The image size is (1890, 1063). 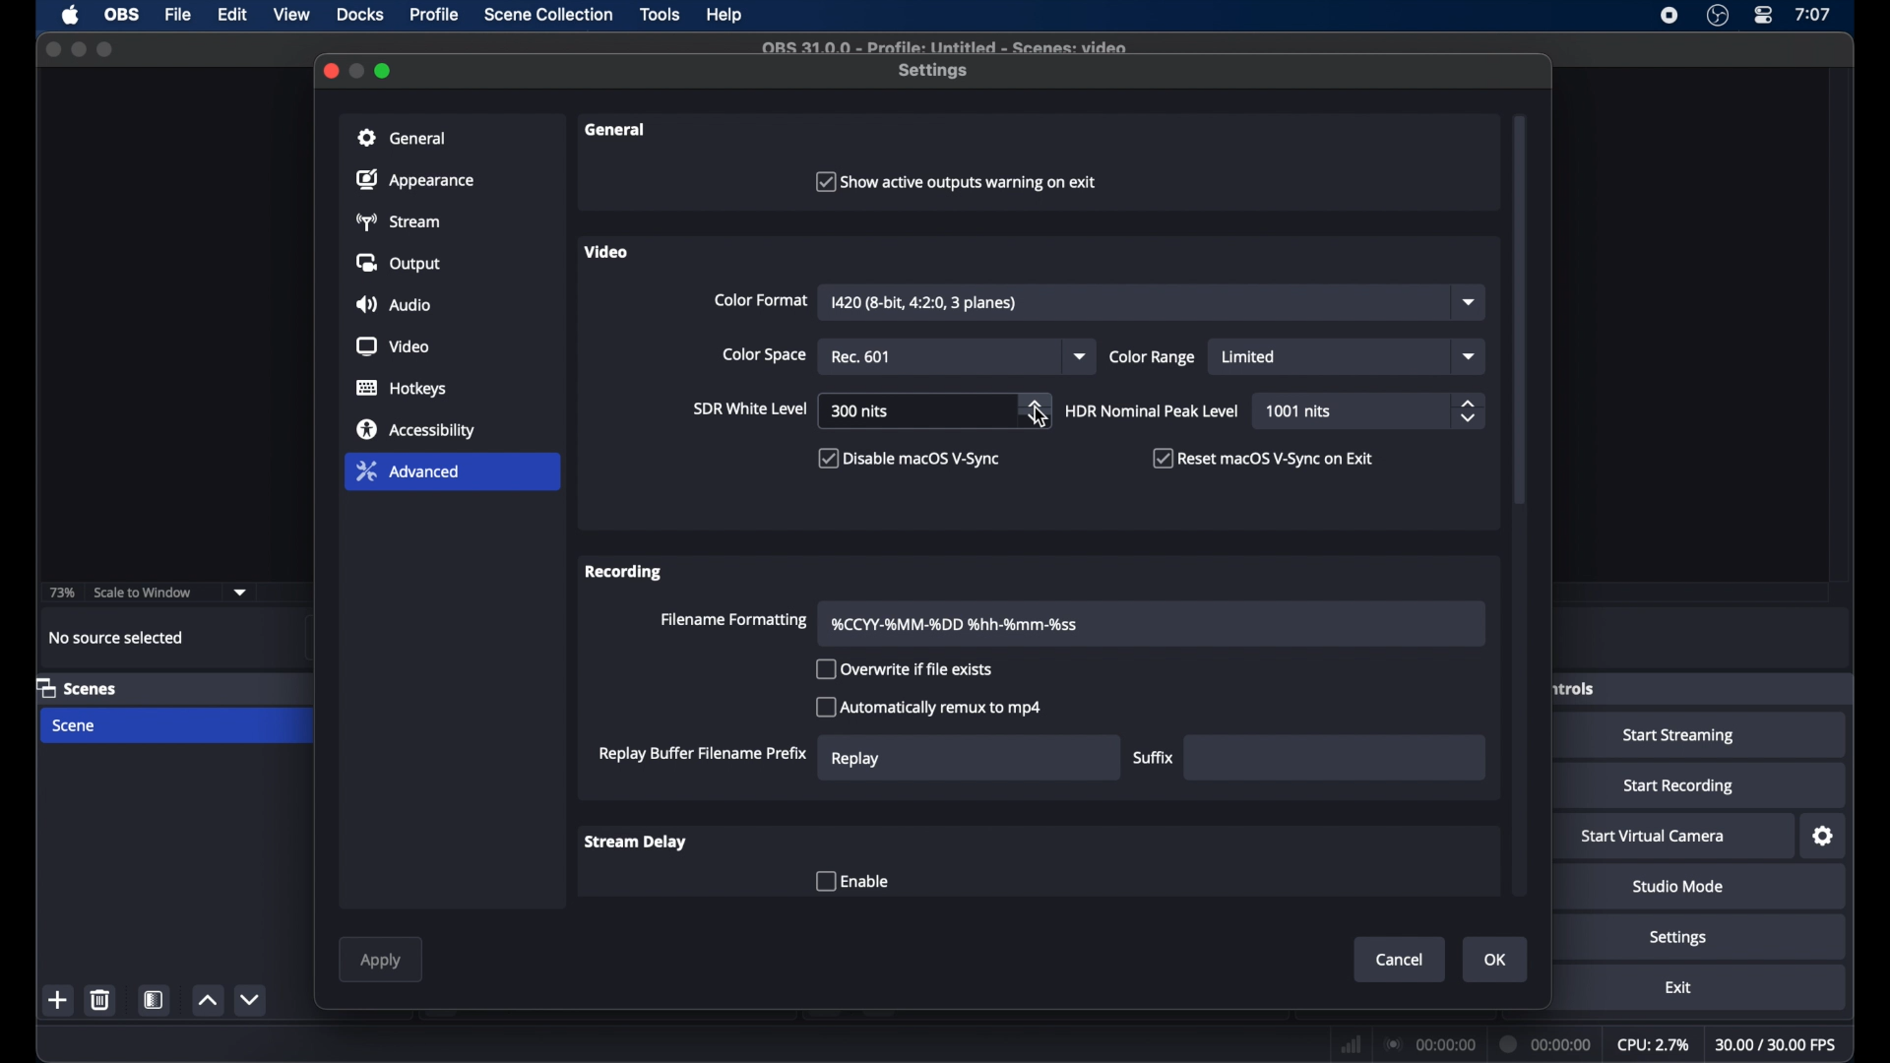 I want to click on scroll box, so click(x=1522, y=310).